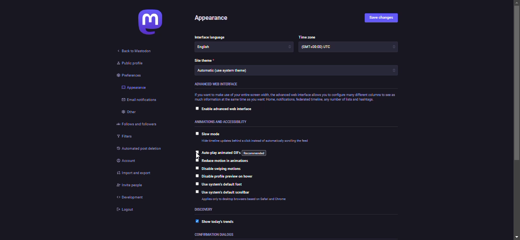 This screenshot has height=240, width=520. Describe the element at coordinates (197, 160) in the screenshot. I see `click to select` at that location.